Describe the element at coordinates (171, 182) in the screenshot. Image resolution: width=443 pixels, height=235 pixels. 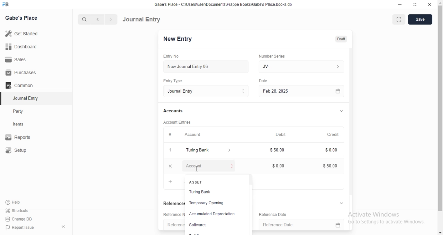
I see `add row` at that location.